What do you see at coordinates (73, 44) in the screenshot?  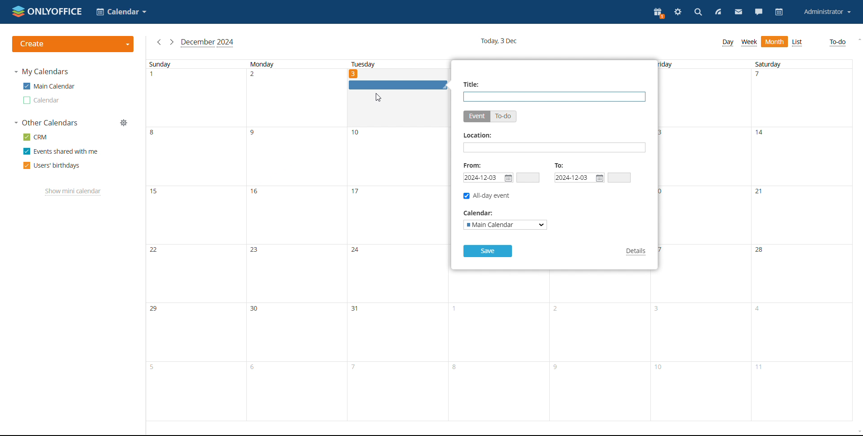 I see `create` at bounding box center [73, 44].